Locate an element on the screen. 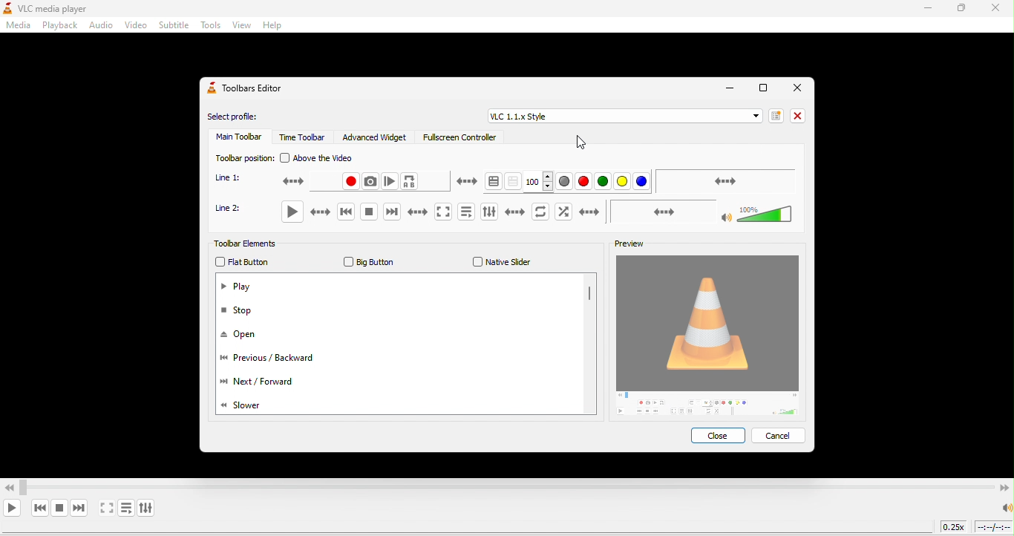  toggle playlist is located at coordinates (462, 212).